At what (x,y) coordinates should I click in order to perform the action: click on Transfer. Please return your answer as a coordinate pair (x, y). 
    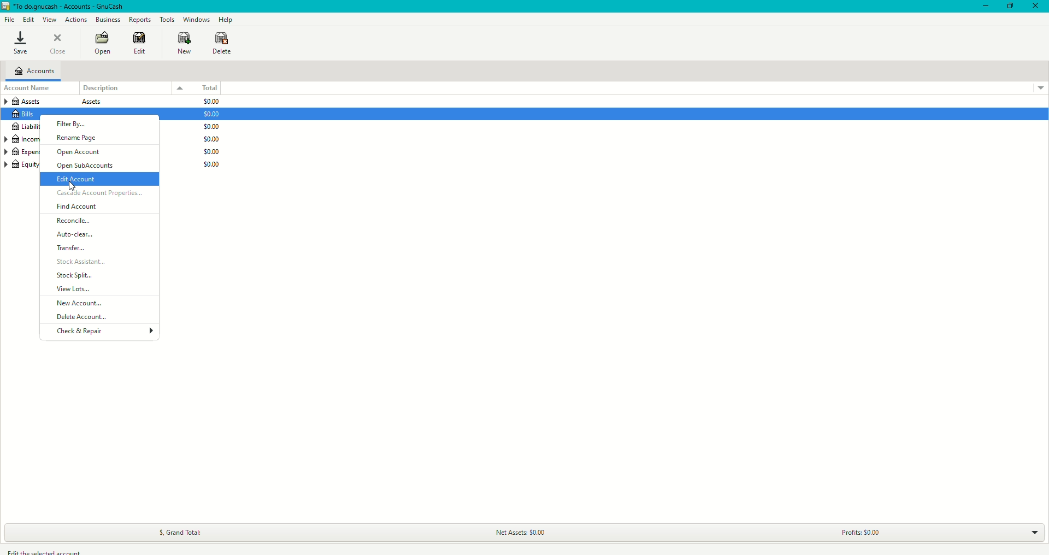
    Looking at the image, I should click on (71, 249).